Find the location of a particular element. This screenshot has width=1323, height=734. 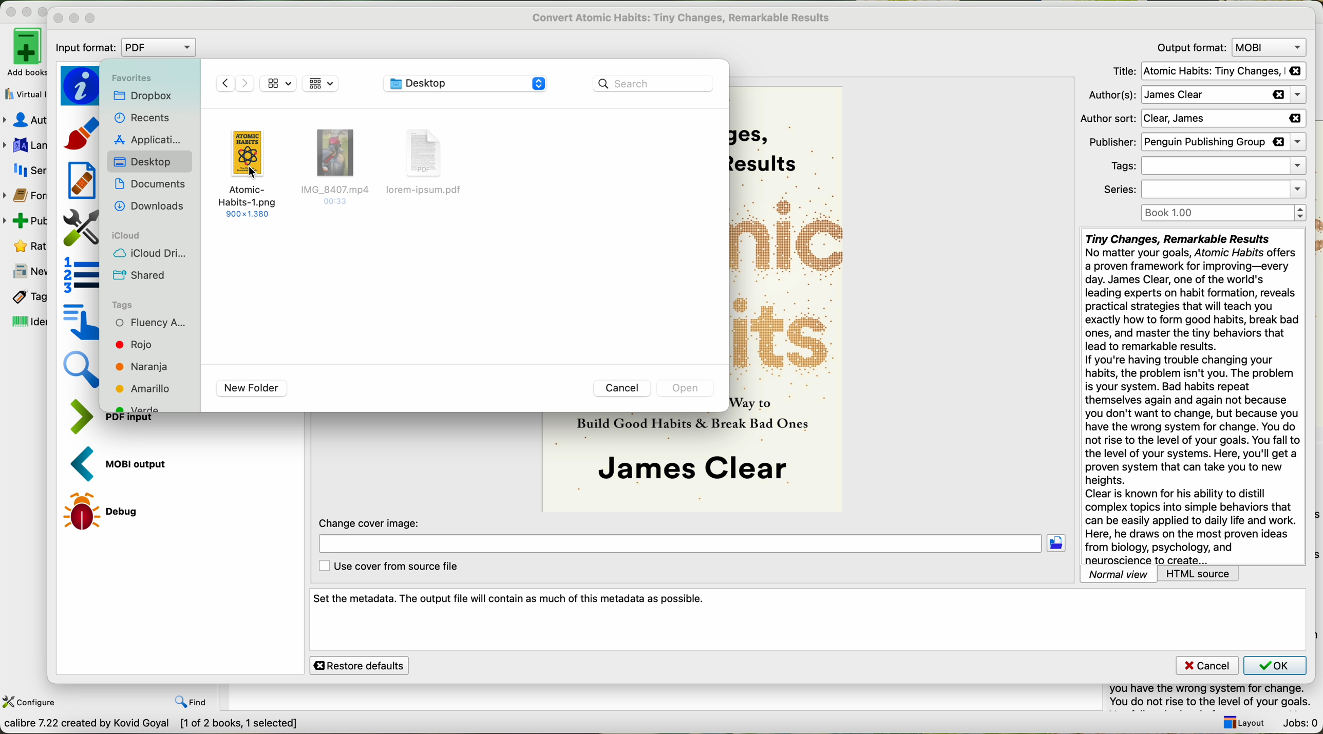

MOBI output is located at coordinates (125, 464).